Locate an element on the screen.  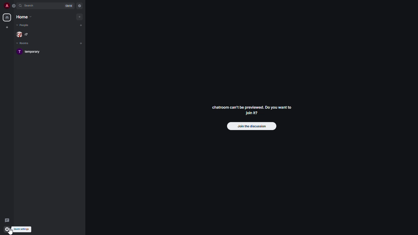
profile is located at coordinates (6, 6).